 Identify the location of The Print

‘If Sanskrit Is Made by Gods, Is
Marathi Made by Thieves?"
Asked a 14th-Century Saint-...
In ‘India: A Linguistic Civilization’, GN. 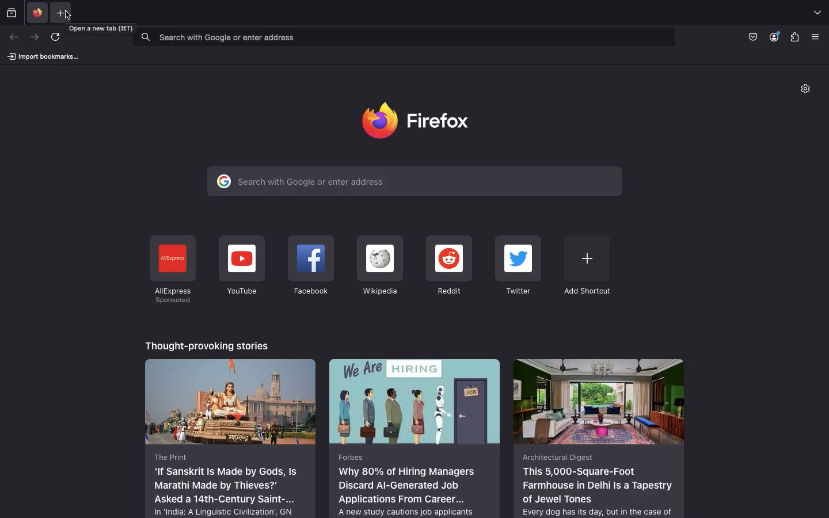
(231, 437).